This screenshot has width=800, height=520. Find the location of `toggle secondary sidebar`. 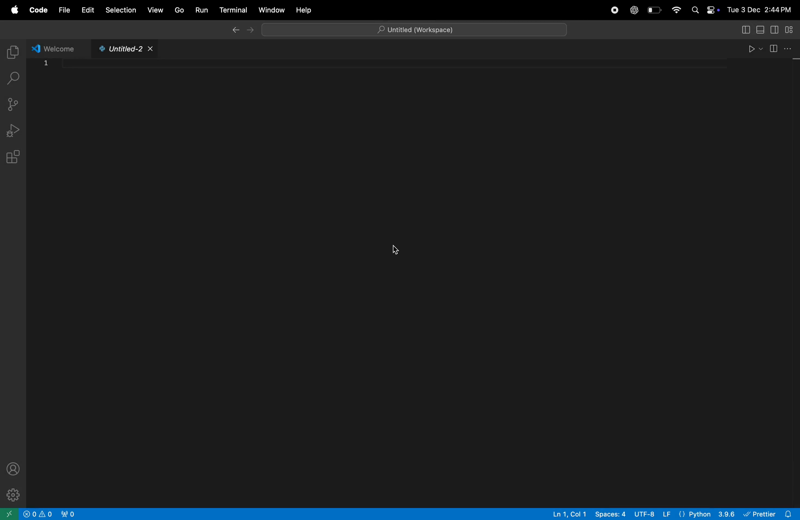

toggle secondary sidebar is located at coordinates (775, 29).